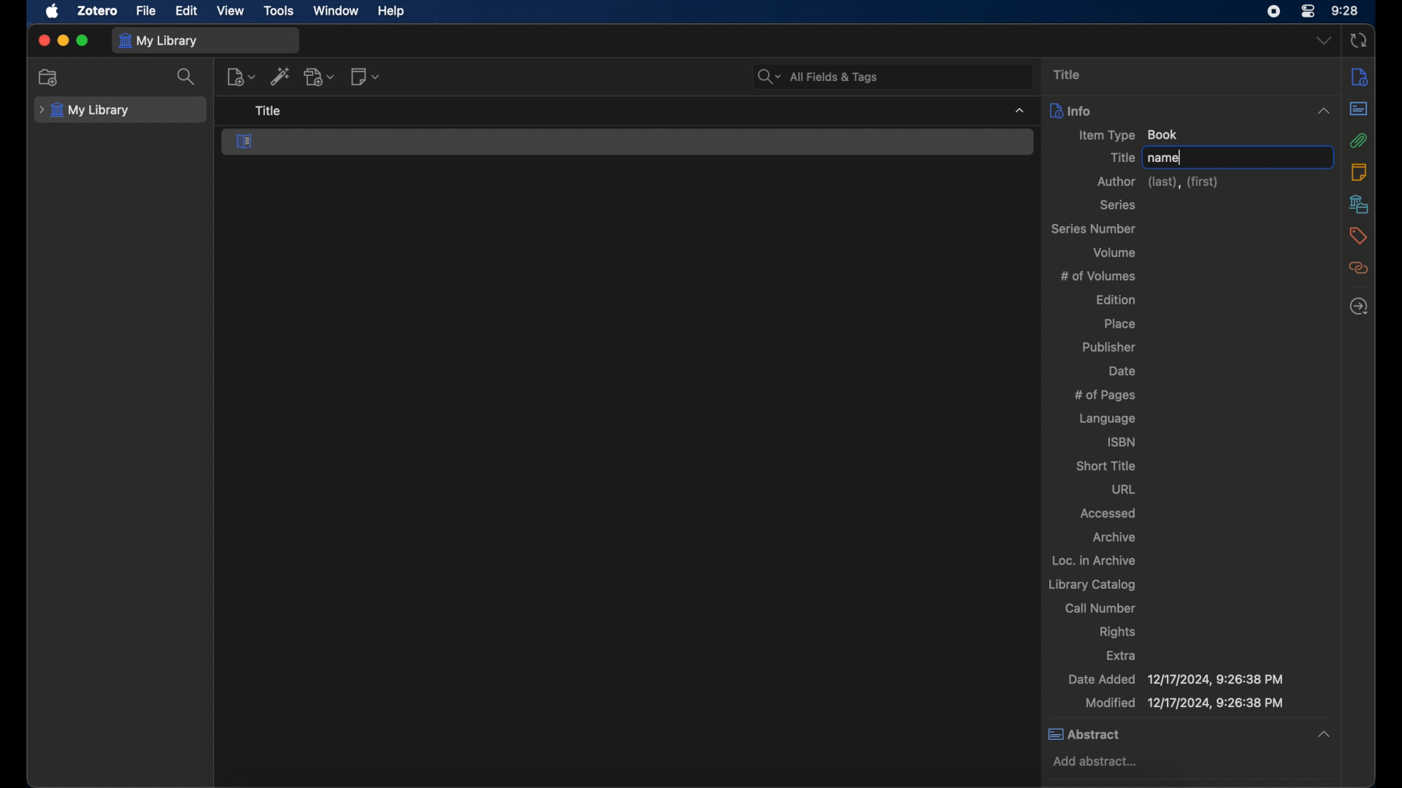 The image size is (1402, 788). Describe the element at coordinates (158, 41) in the screenshot. I see `my library` at that location.